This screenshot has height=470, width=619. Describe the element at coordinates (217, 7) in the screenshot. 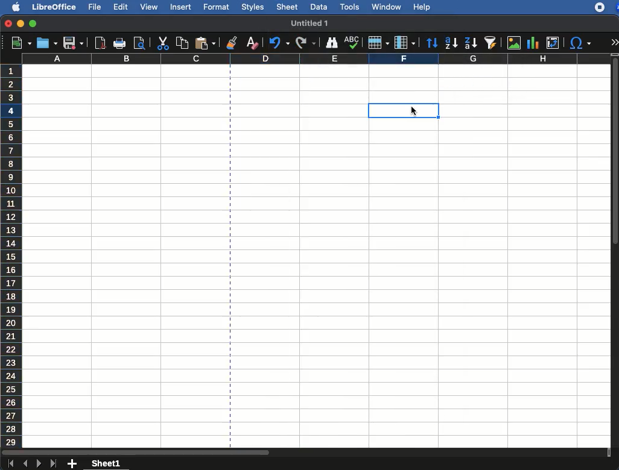

I see `format` at that location.